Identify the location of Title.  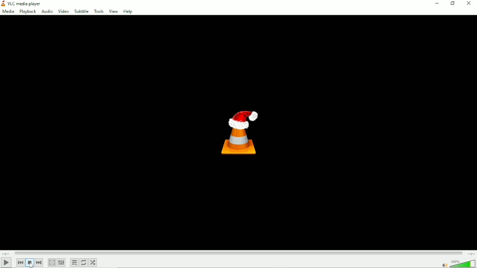
(26, 3).